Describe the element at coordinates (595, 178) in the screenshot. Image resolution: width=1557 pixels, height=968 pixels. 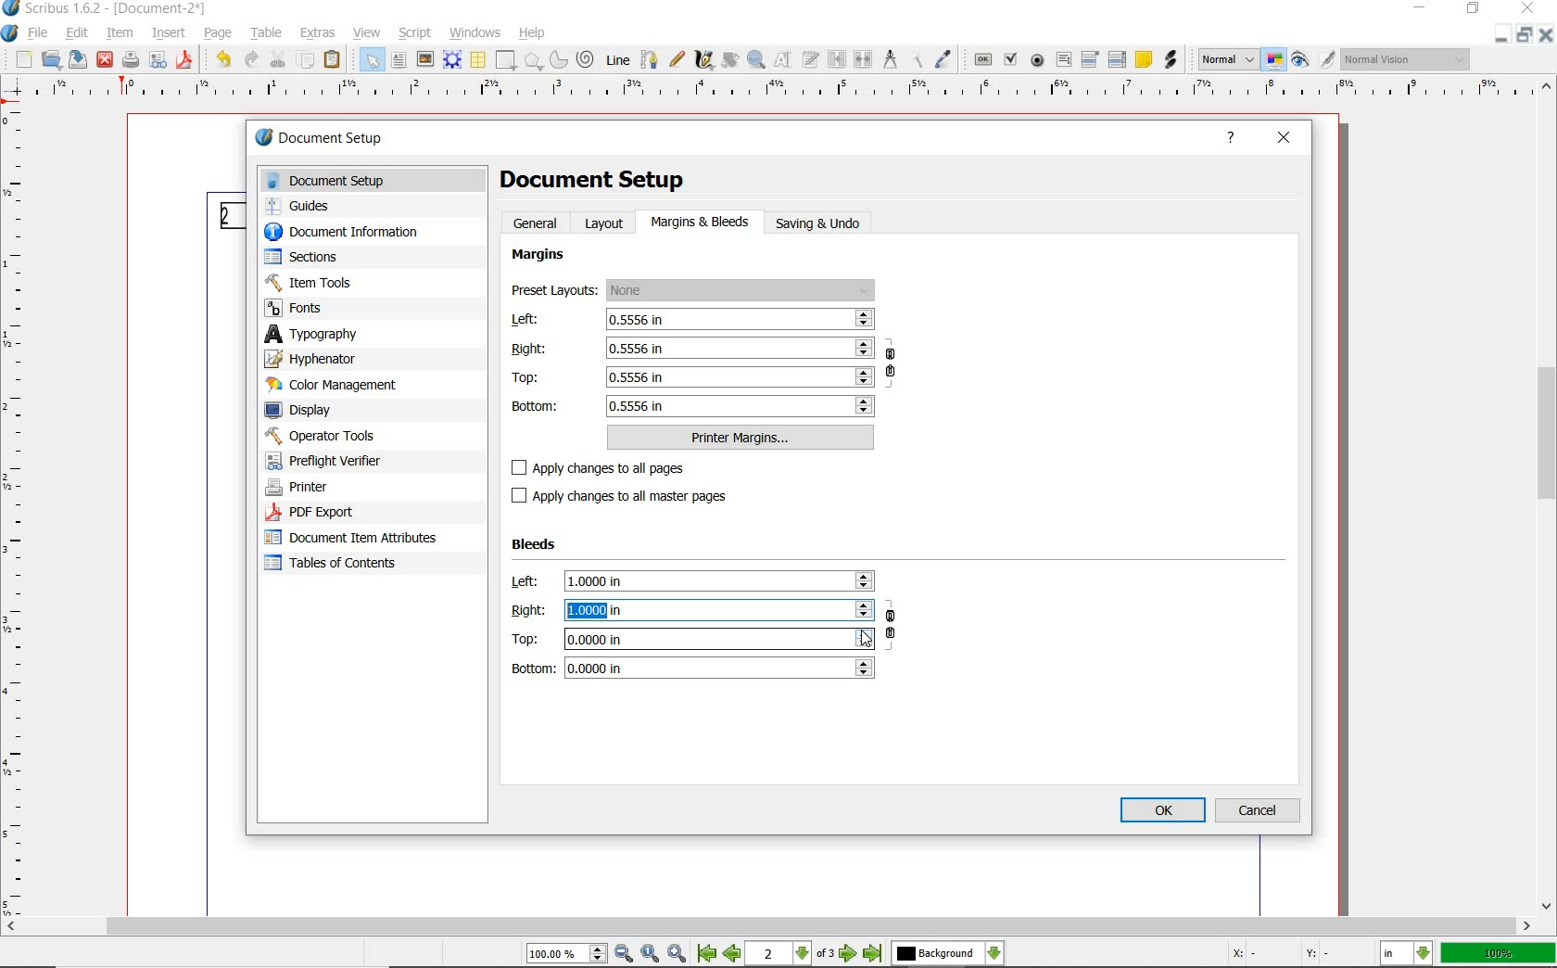
I see `document setup` at that location.